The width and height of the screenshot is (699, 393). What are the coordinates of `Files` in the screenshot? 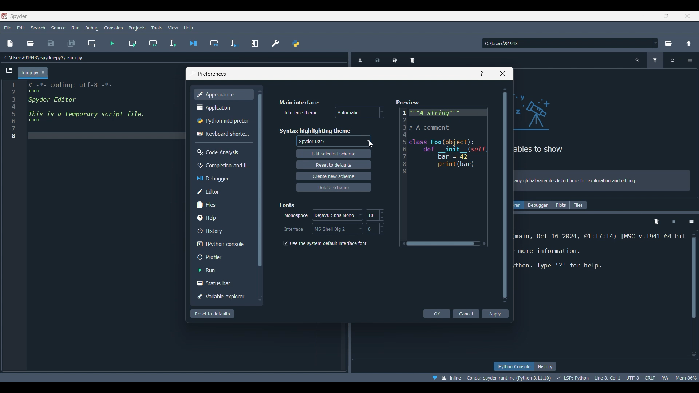 It's located at (223, 204).